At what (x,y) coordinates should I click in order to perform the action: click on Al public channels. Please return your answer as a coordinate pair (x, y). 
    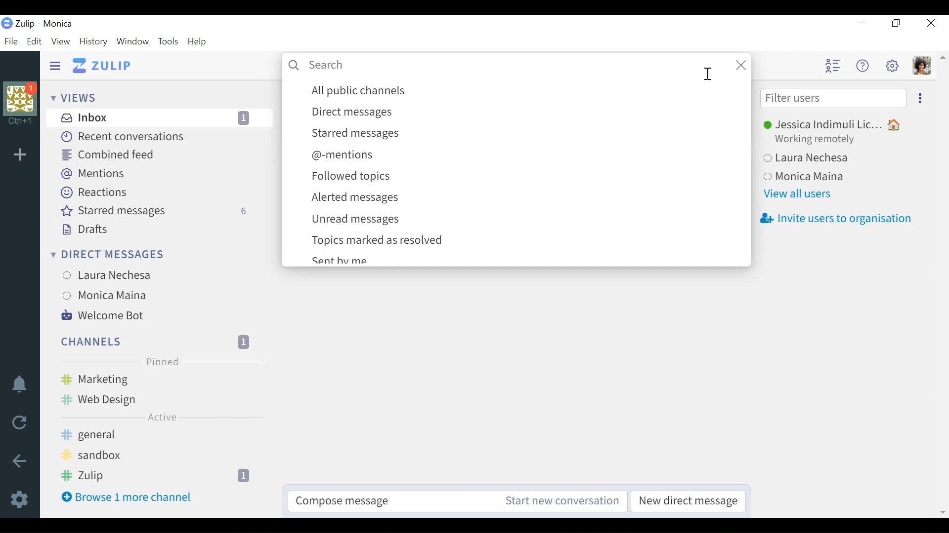
    Looking at the image, I should click on (524, 91).